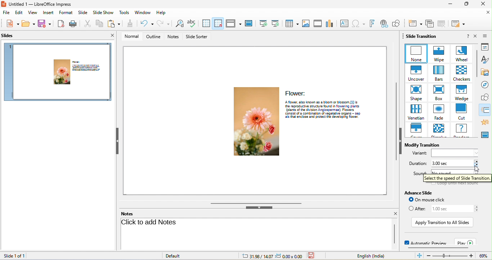 This screenshot has height=260, width=492. What do you see at coordinates (438, 130) in the screenshot?
I see `dissolve` at bounding box center [438, 130].